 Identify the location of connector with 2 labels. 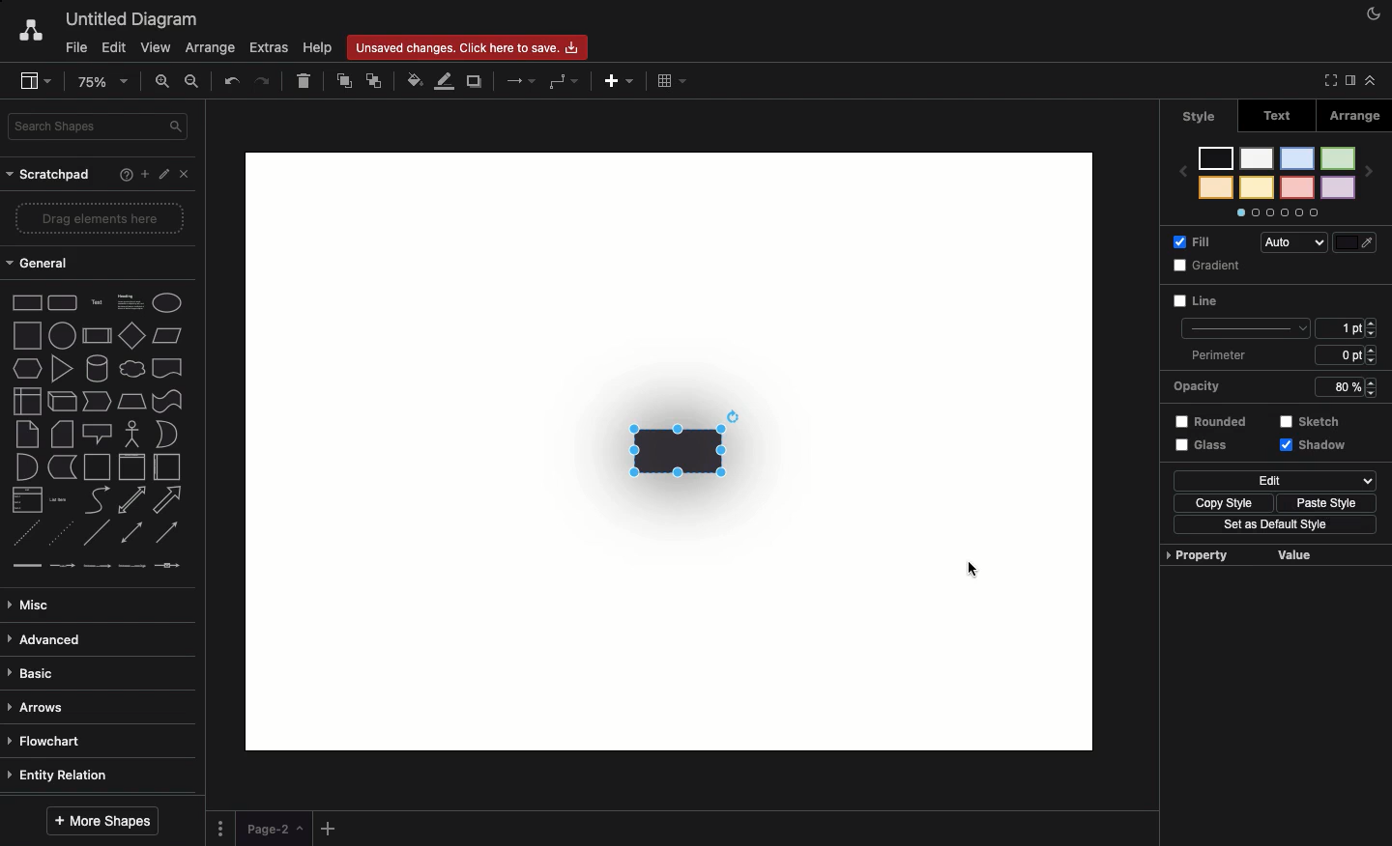
(97, 567).